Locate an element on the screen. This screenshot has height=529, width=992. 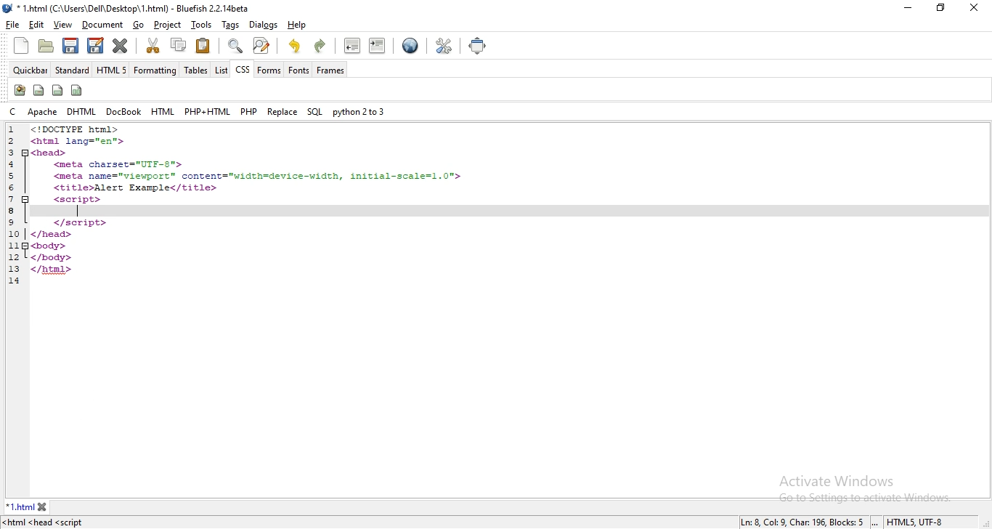
undo is located at coordinates (296, 45).